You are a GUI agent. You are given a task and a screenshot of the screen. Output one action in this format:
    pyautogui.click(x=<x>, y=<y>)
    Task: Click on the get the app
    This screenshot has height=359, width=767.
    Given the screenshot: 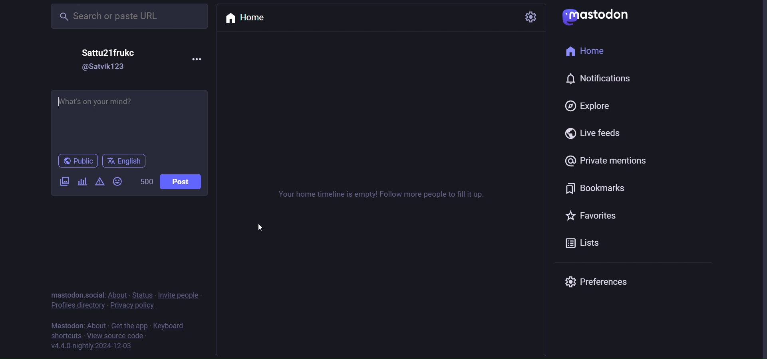 What is the action you would take?
    pyautogui.click(x=129, y=326)
    